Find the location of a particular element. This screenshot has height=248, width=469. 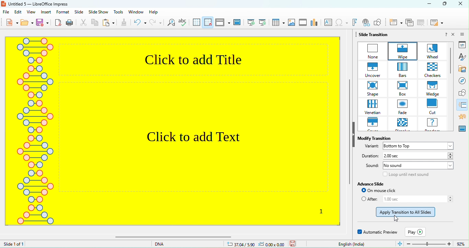

venetian is located at coordinates (374, 107).